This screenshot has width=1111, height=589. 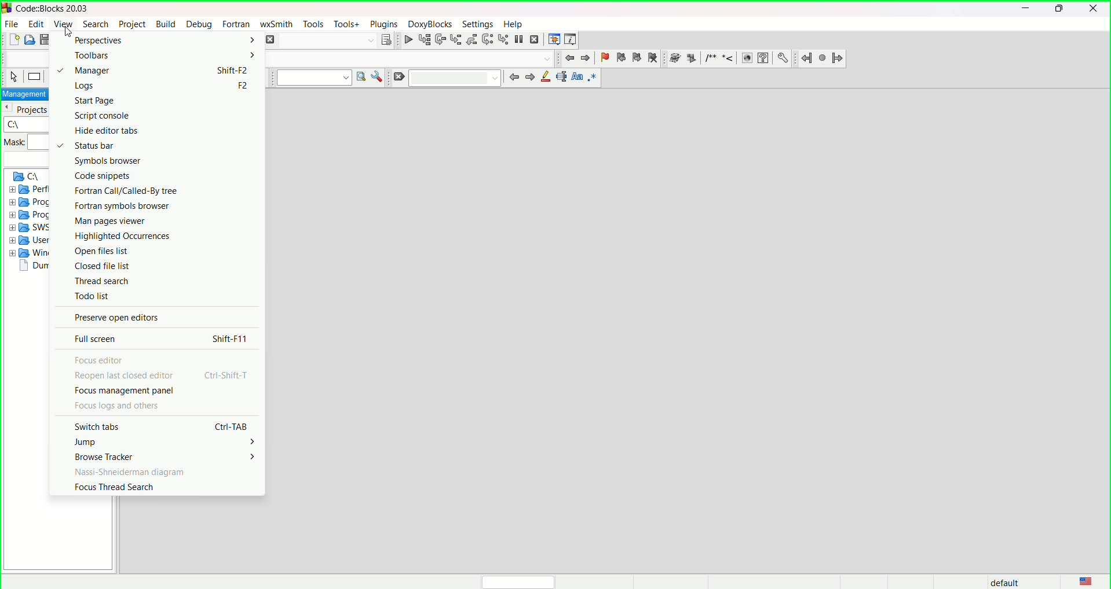 I want to click on step into, so click(x=456, y=39).